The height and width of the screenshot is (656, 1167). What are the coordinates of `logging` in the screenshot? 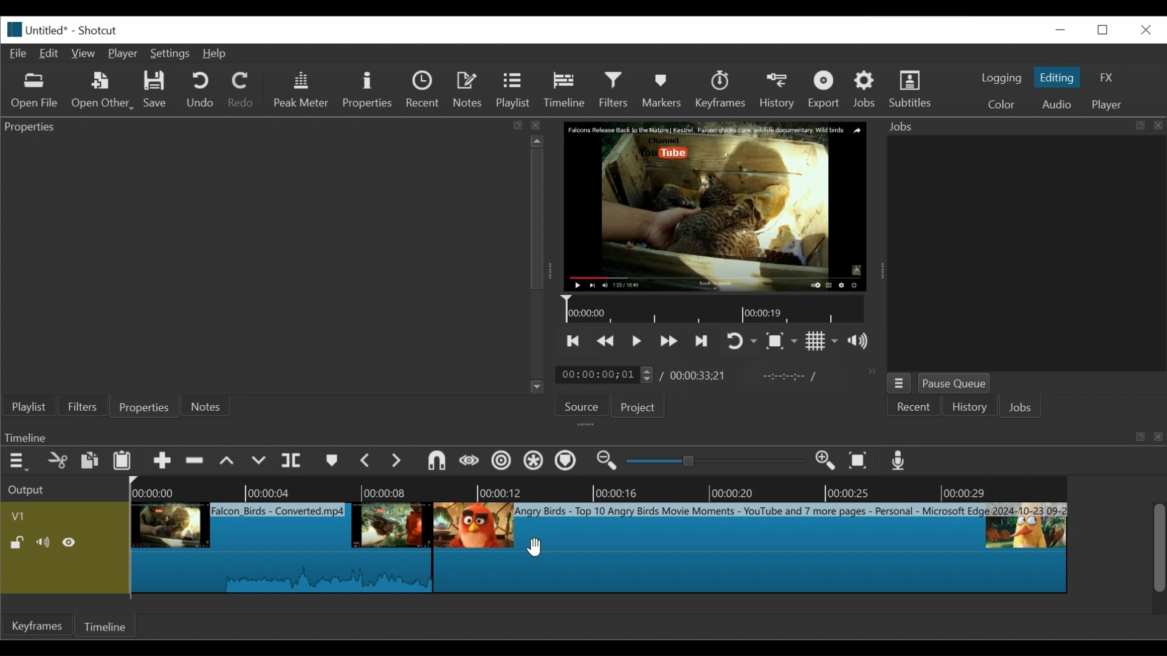 It's located at (1002, 79).